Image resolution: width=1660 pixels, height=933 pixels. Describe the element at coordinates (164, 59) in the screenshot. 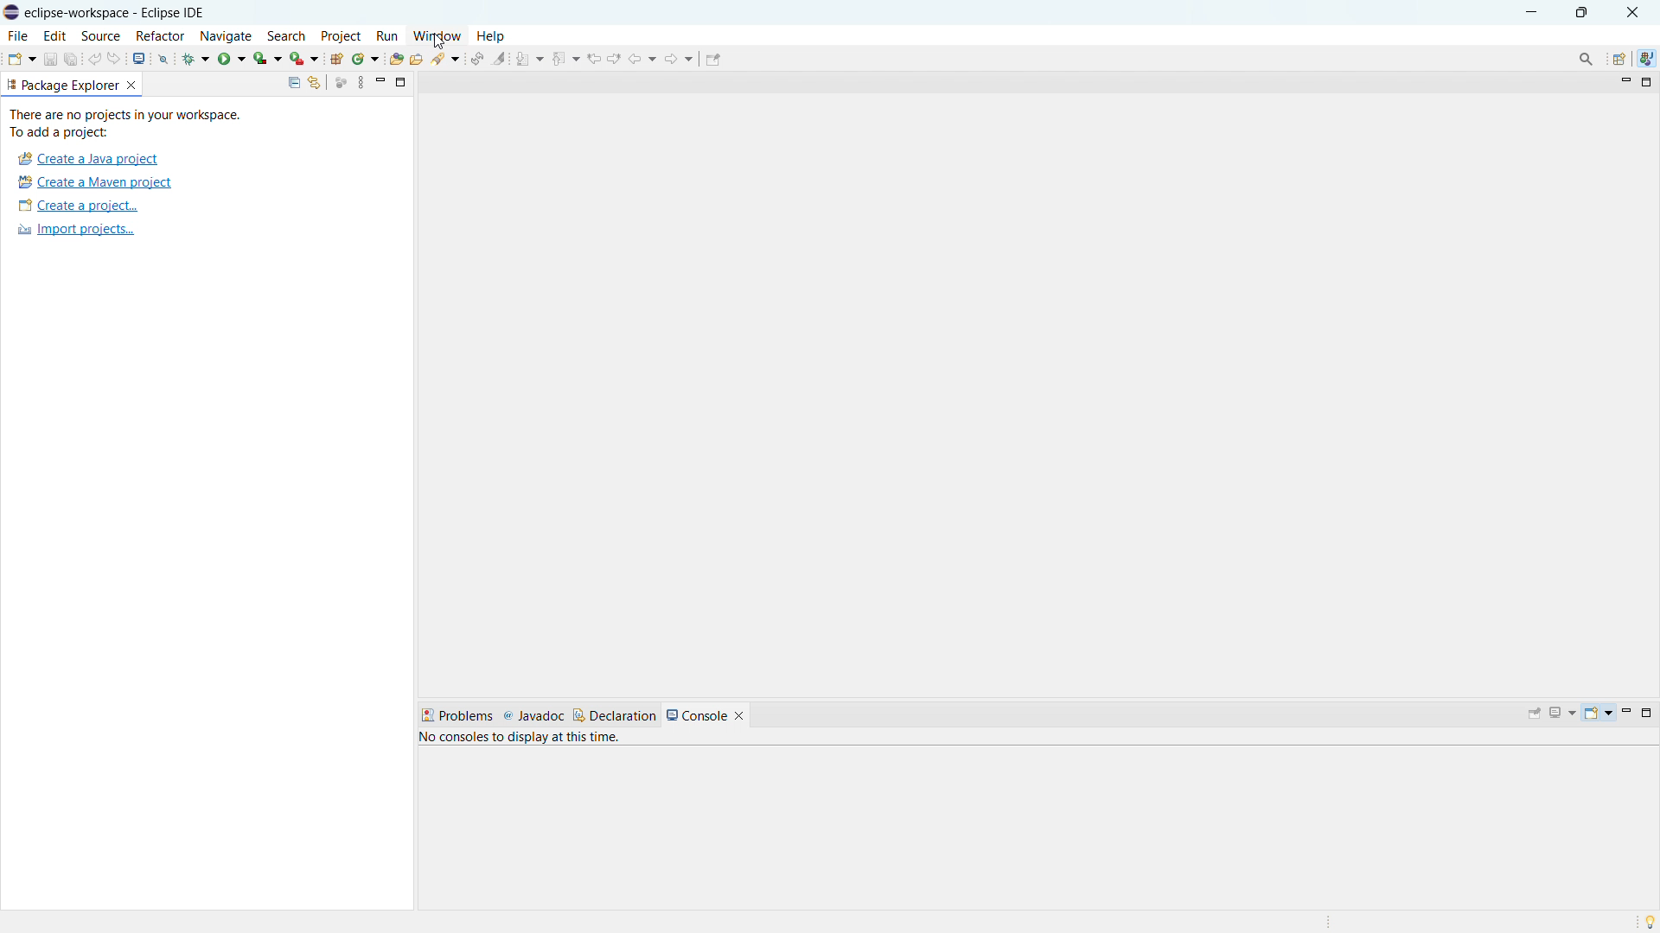

I see `skip all breakpoints` at that location.